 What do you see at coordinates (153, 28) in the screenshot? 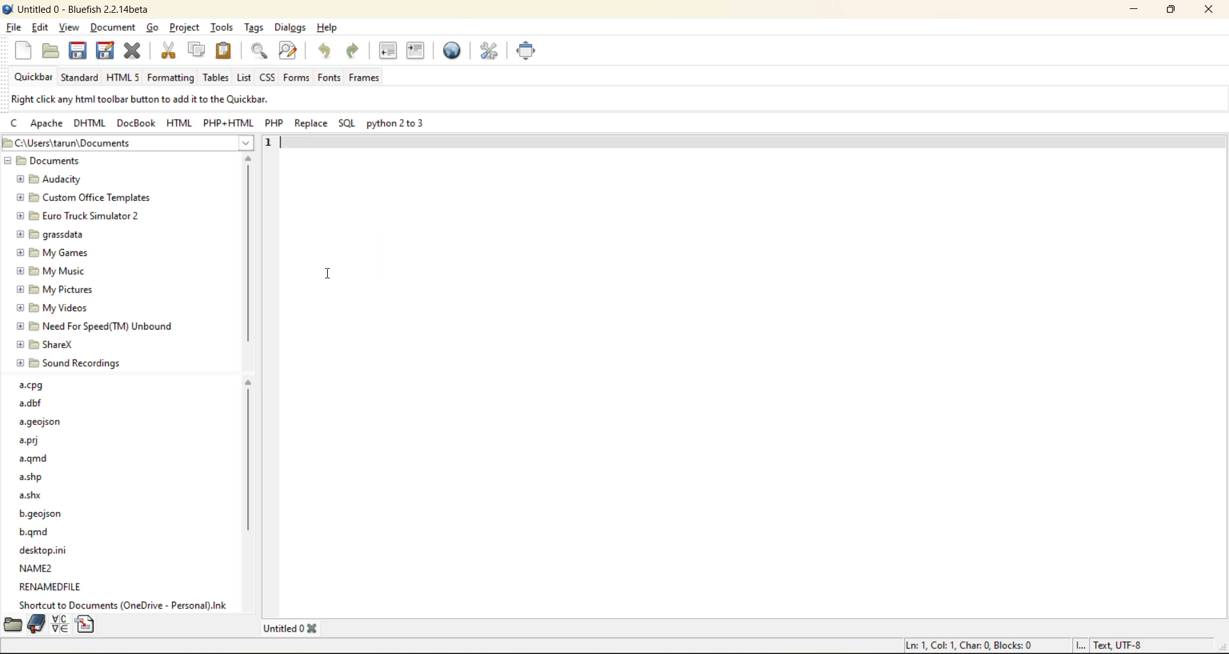
I see `go` at bounding box center [153, 28].